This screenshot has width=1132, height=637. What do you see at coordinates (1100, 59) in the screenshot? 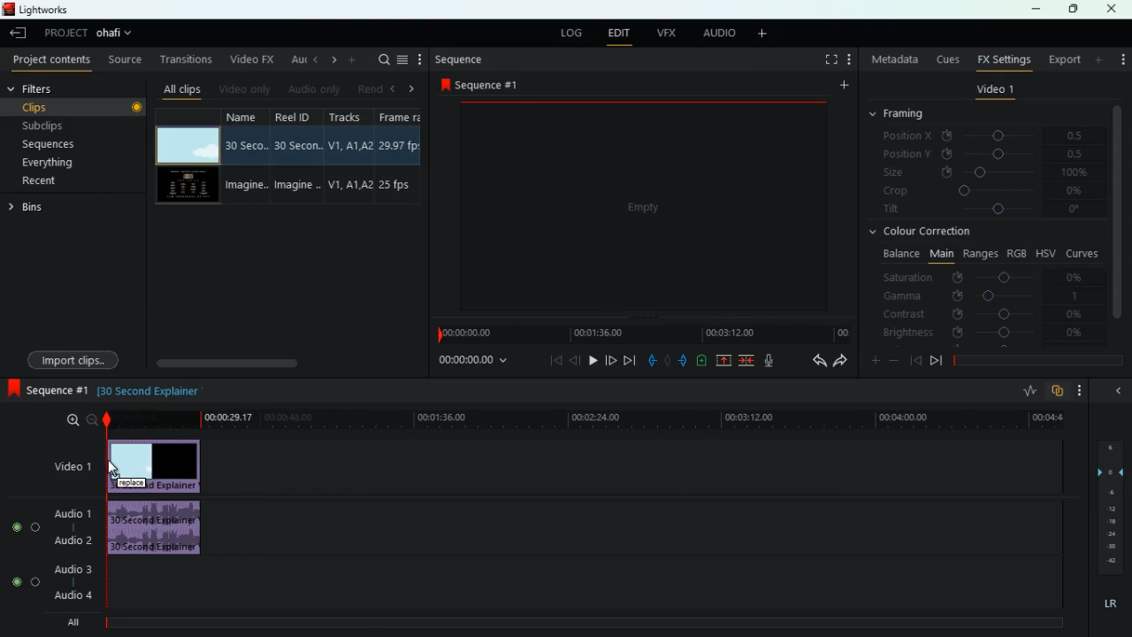
I see `more` at bounding box center [1100, 59].